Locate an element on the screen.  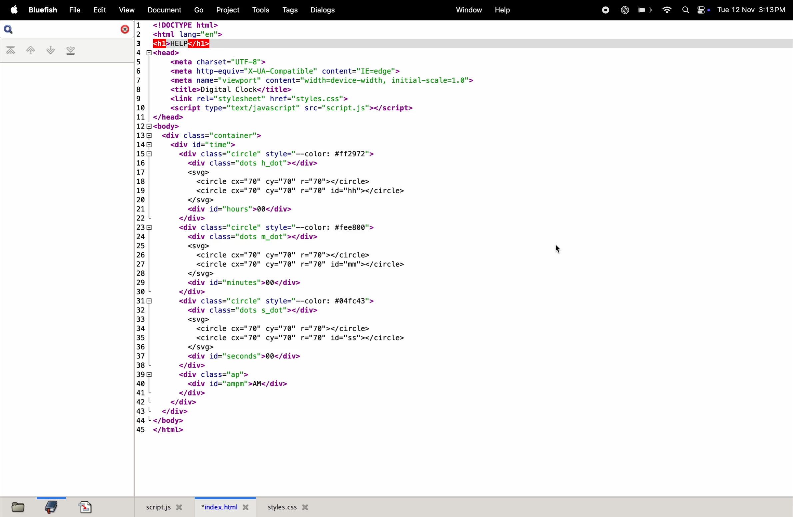
document is located at coordinates (163, 9).